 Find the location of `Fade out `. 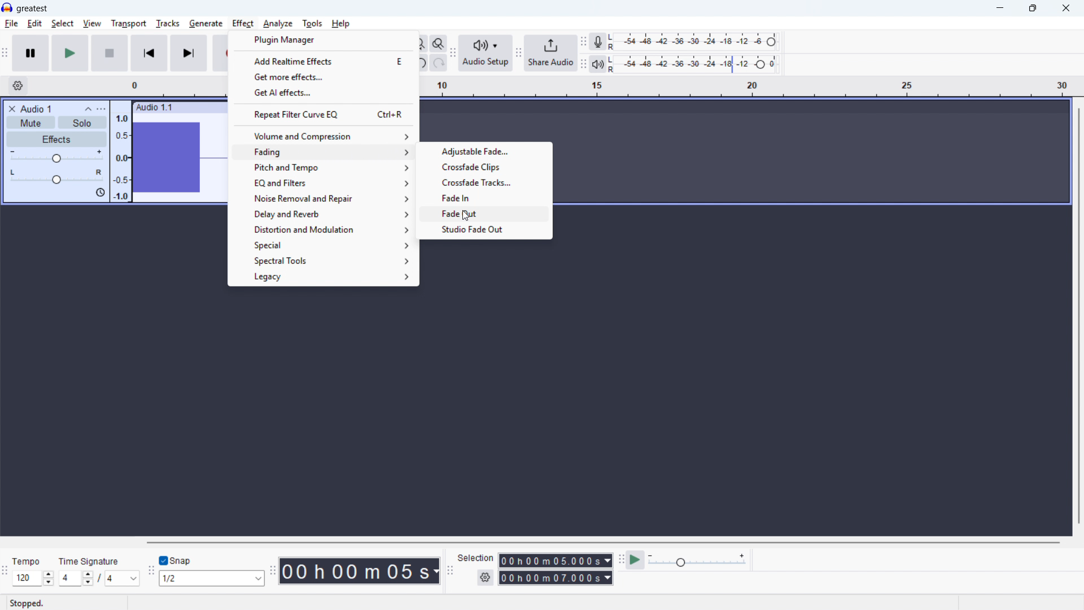

Fade out  is located at coordinates (485, 212).